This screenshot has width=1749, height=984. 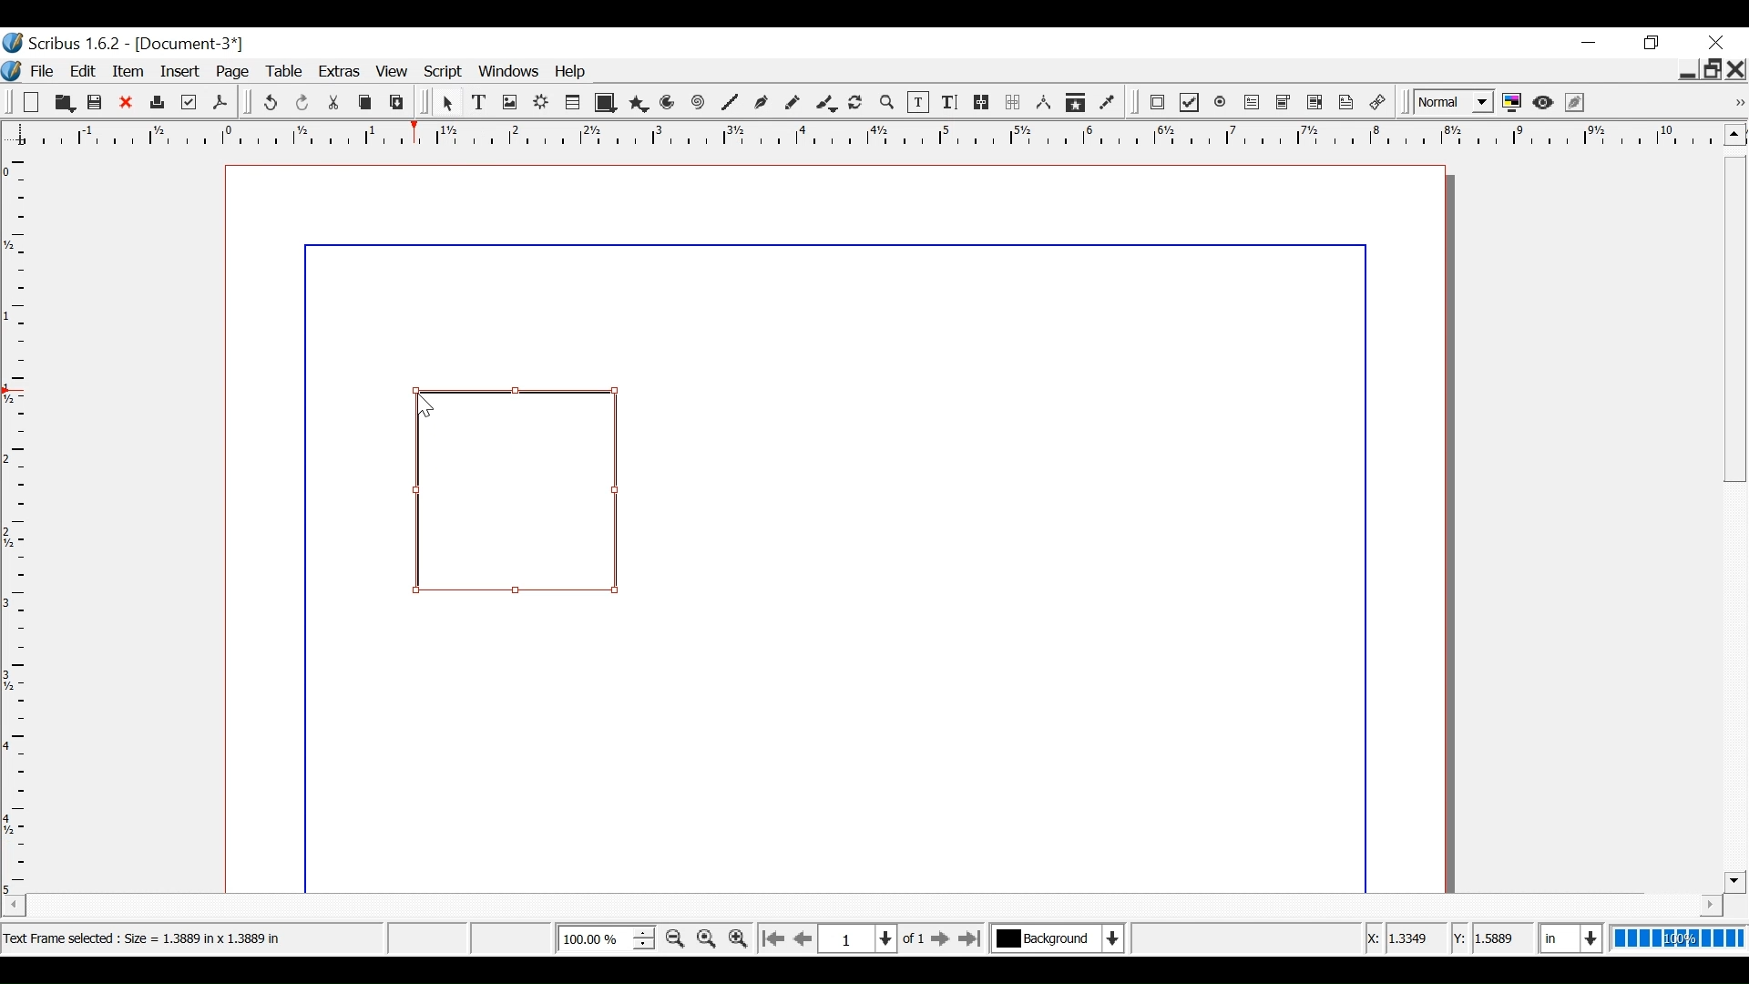 I want to click on Preview mode, so click(x=1545, y=102).